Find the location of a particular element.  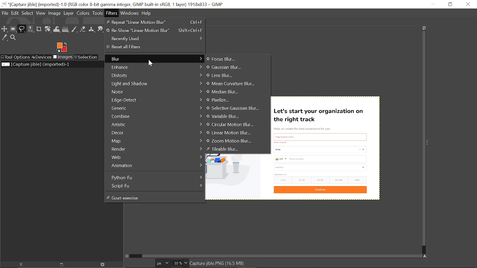

Distorts is located at coordinates (155, 75).